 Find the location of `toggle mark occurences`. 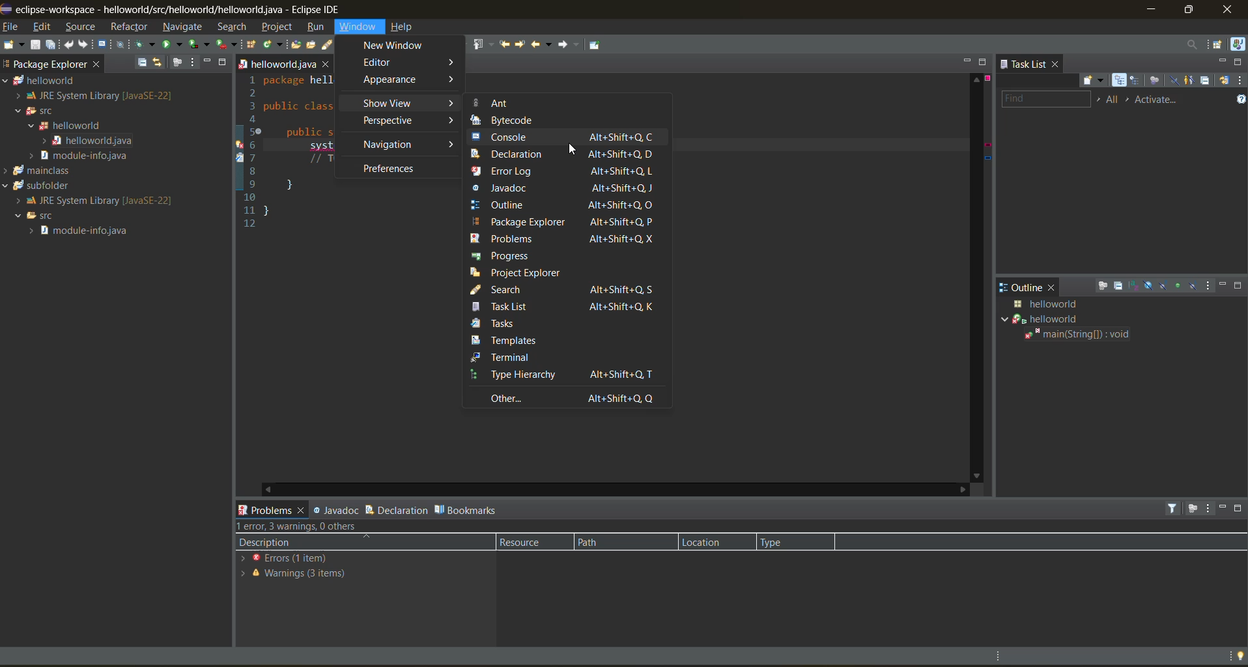

toggle mark occurences is located at coordinates (374, 46).